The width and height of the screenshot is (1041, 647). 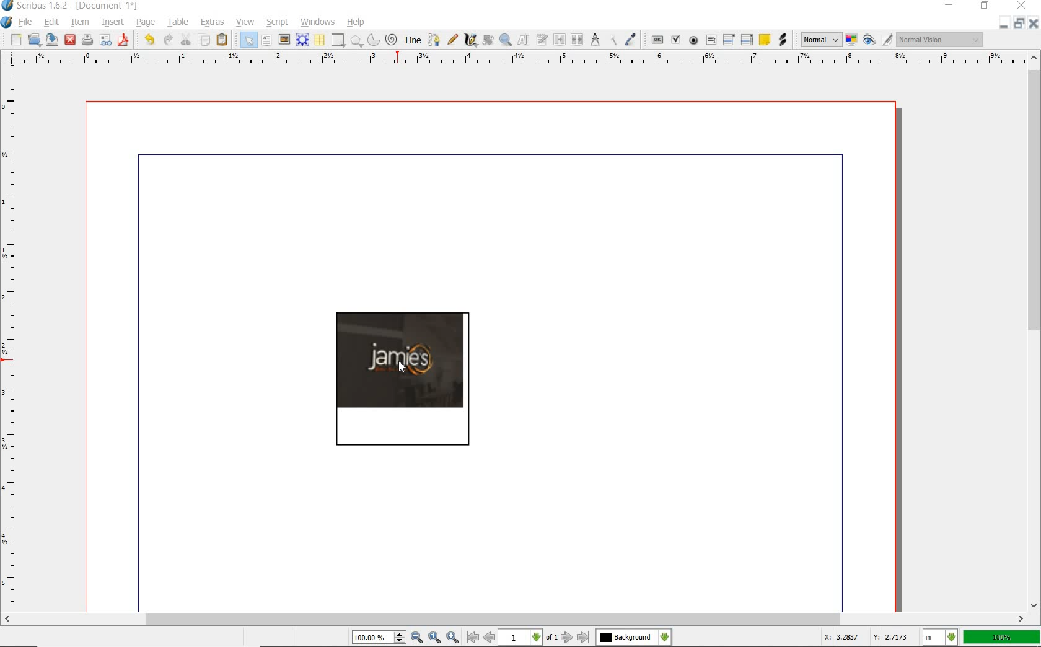 I want to click on extras, so click(x=213, y=21).